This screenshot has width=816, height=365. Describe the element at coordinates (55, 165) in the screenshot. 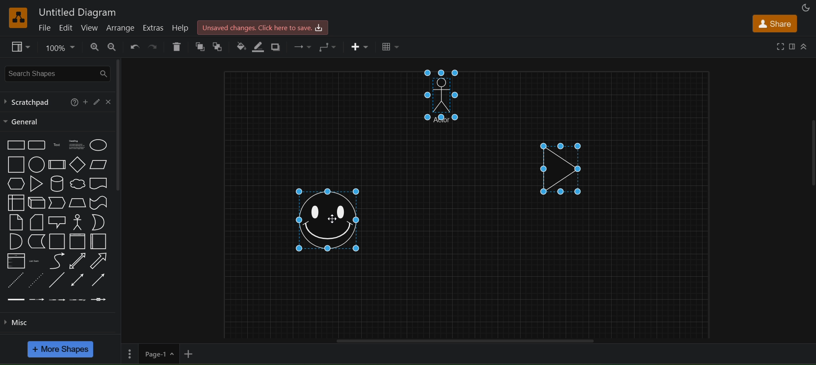

I see `process` at that location.